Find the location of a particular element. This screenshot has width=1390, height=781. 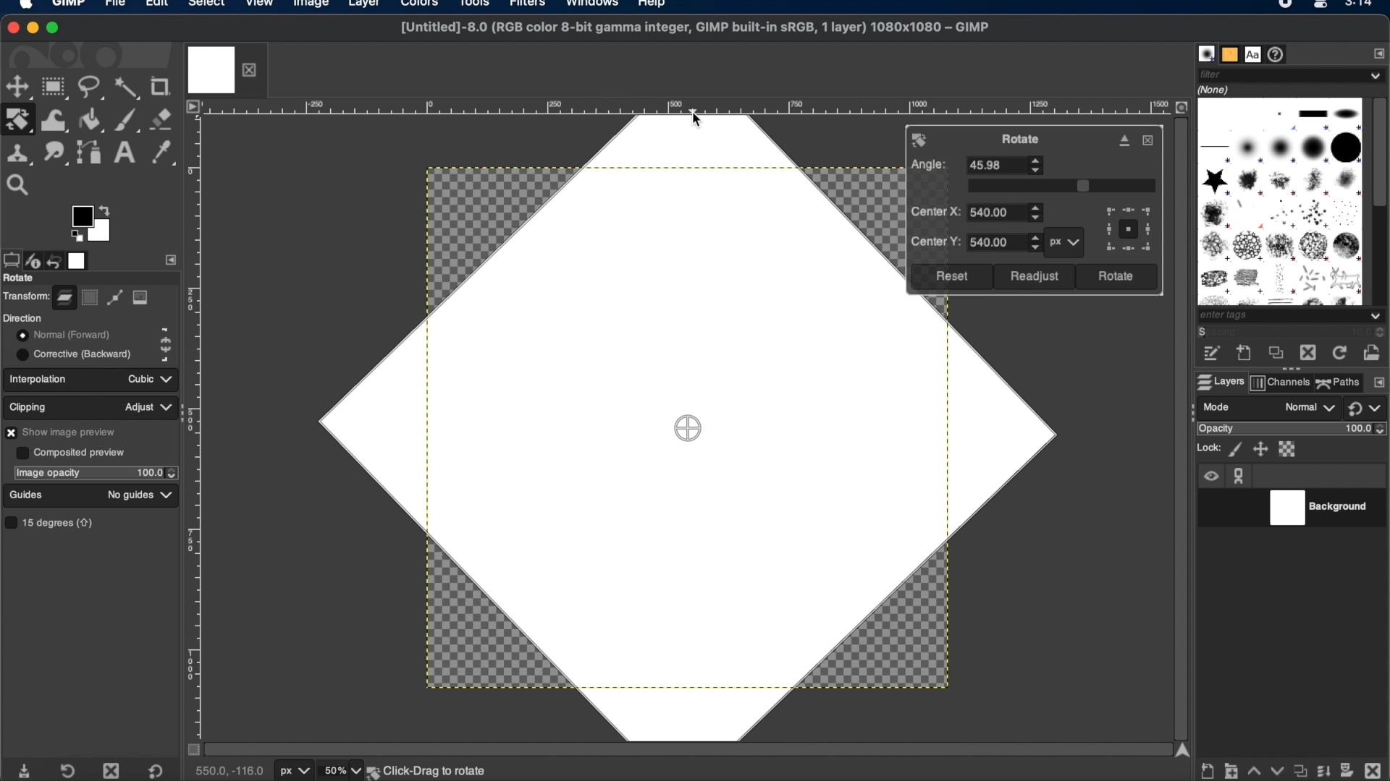

rotate is located at coordinates (1024, 139).